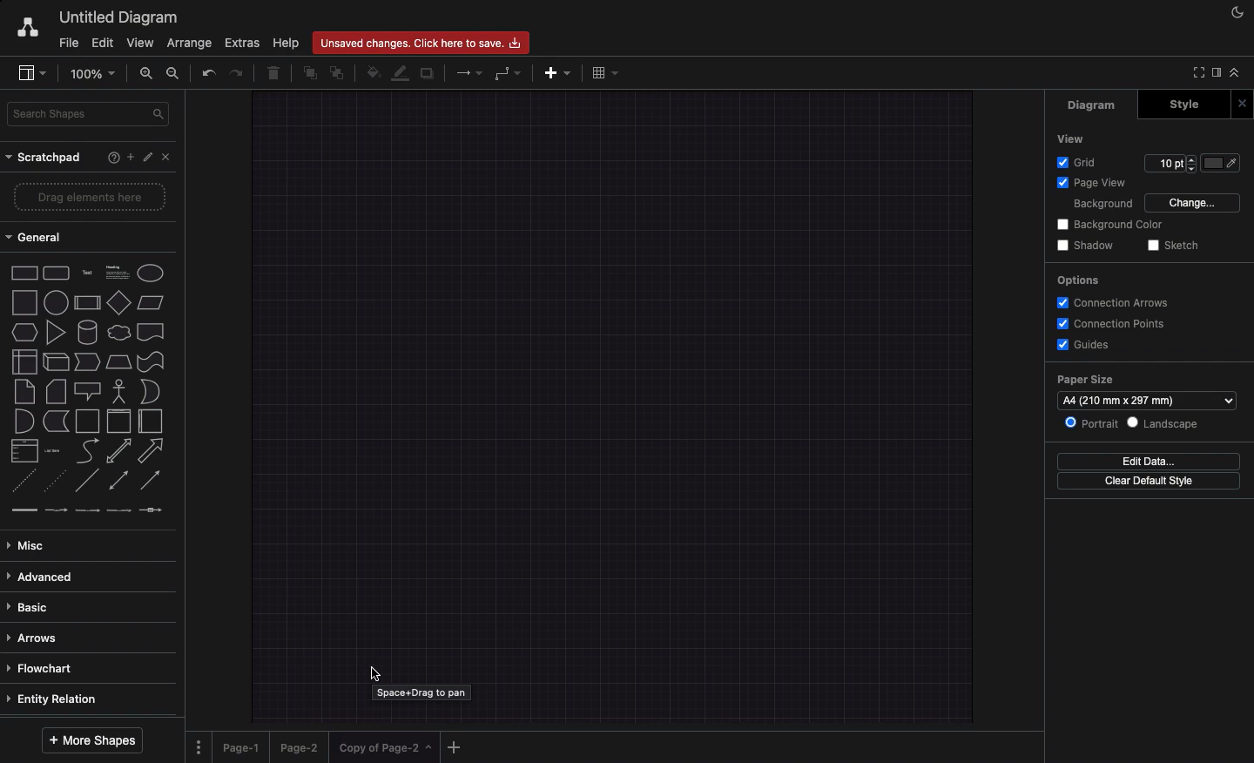 The image size is (1254, 763). I want to click on Diagram, so click(1093, 107).